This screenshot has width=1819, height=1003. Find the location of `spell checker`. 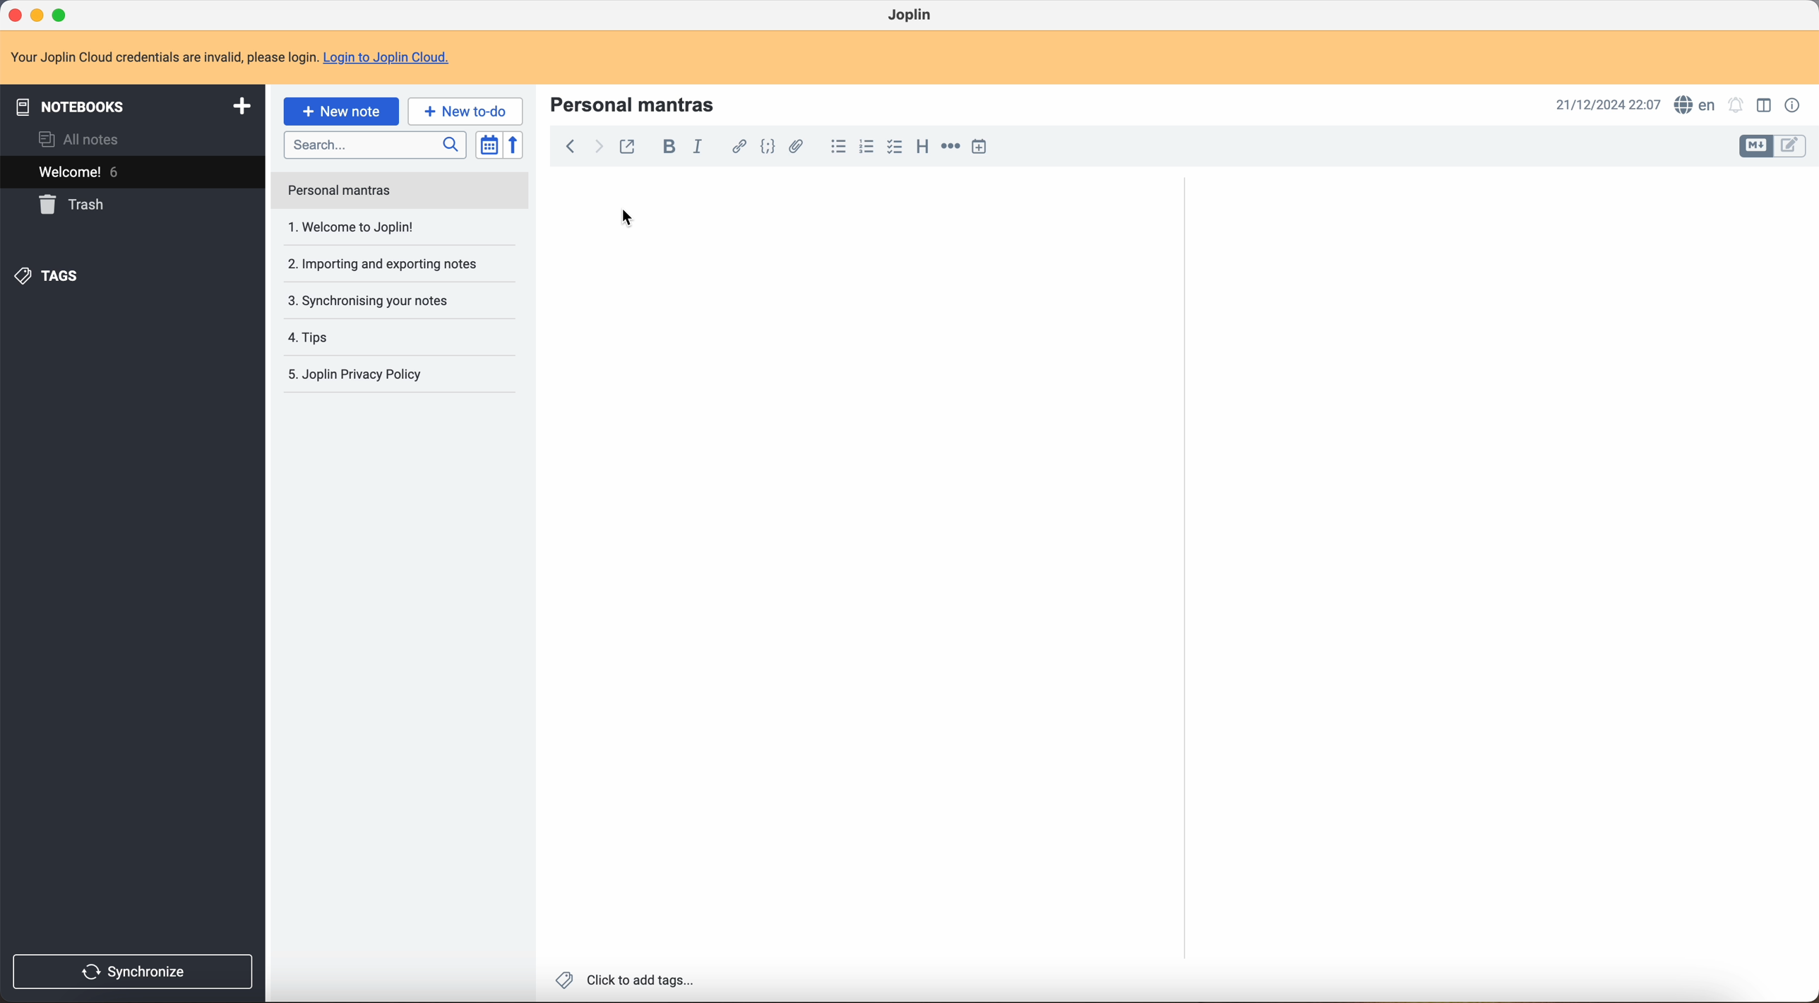

spell checker is located at coordinates (1696, 104).